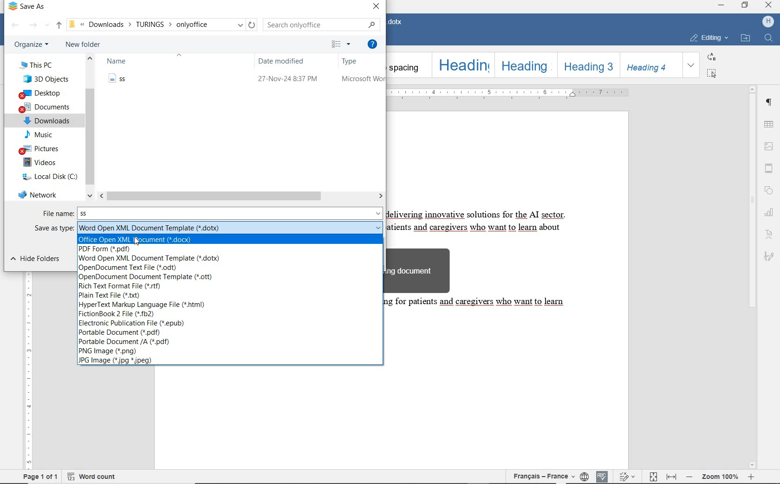 This screenshot has height=484, width=780. What do you see at coordinates (49, 176) in the screenshot?
I see `LOCAL DISK (C)` at bounding box center [49, 176].